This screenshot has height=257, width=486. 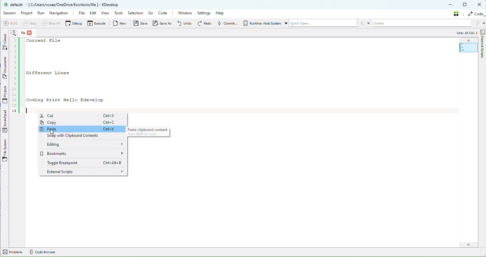 What do you see at coordinates (149, 132) in the screenshot?
I see `Paster clipboard content (Press Shift for more)` at bounding box center [149, 132].